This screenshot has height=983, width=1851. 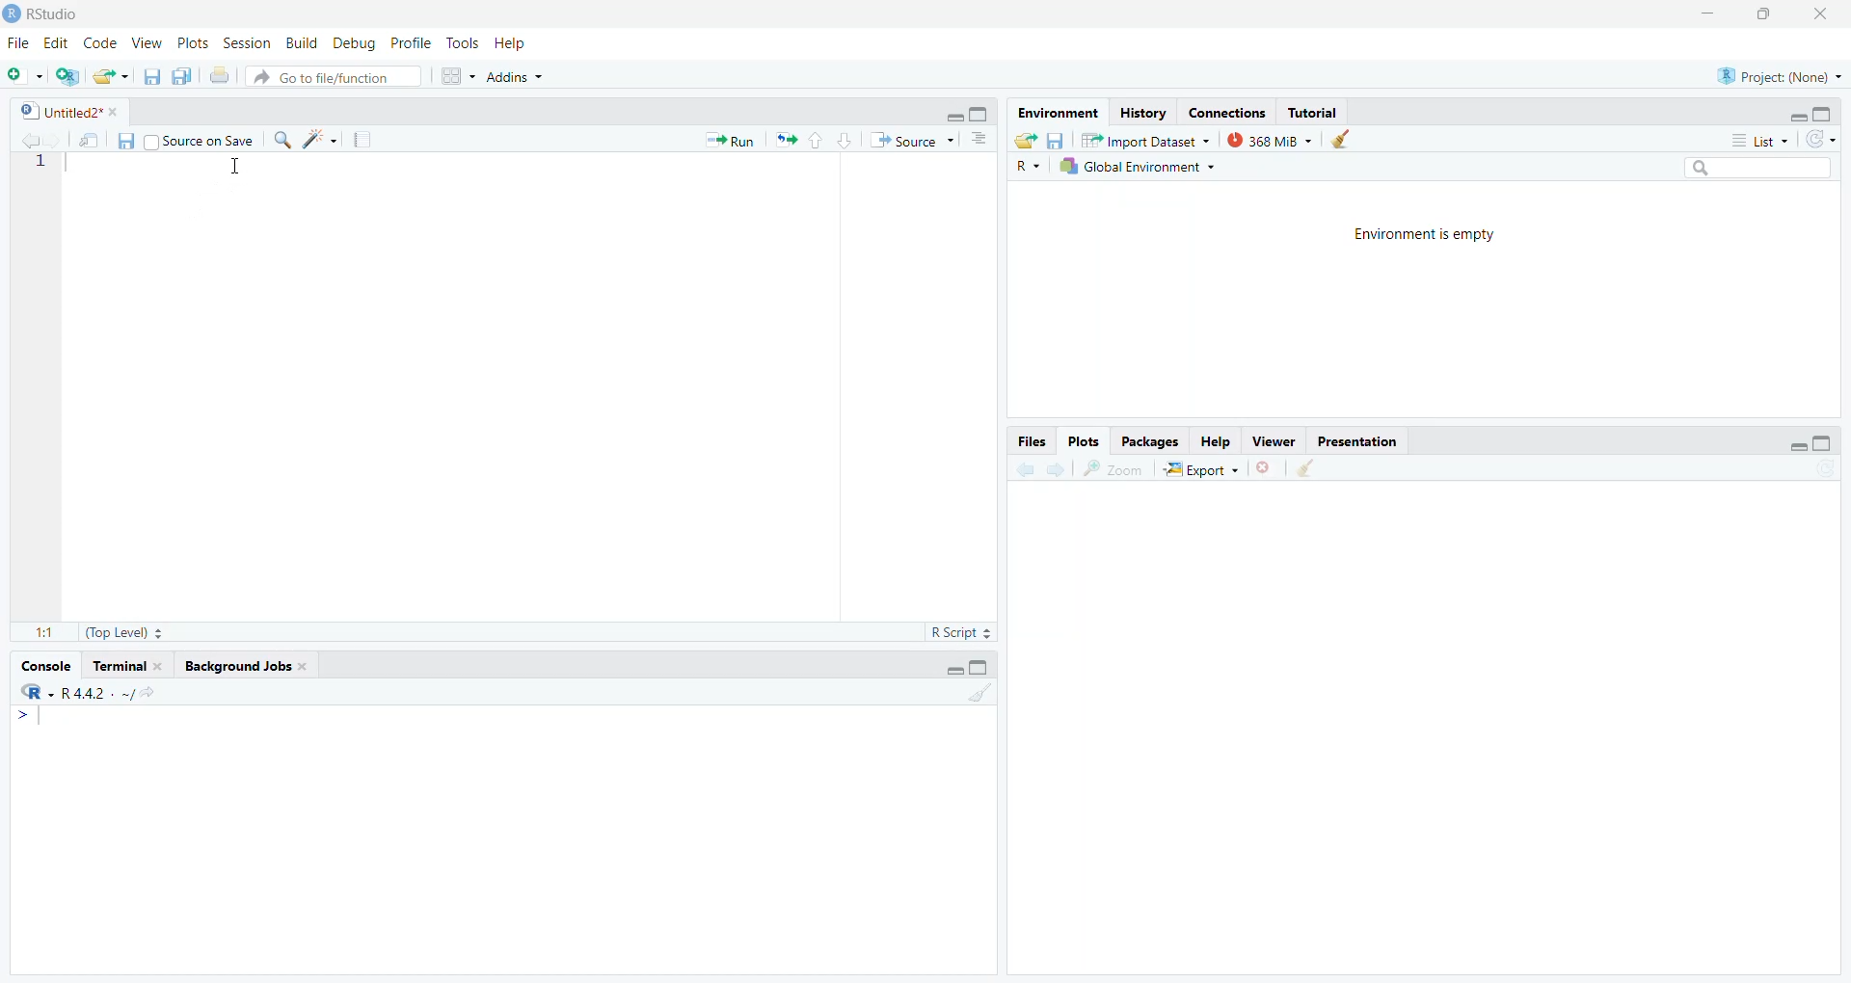 I want to click on maximise, so click(x=982, y=668).